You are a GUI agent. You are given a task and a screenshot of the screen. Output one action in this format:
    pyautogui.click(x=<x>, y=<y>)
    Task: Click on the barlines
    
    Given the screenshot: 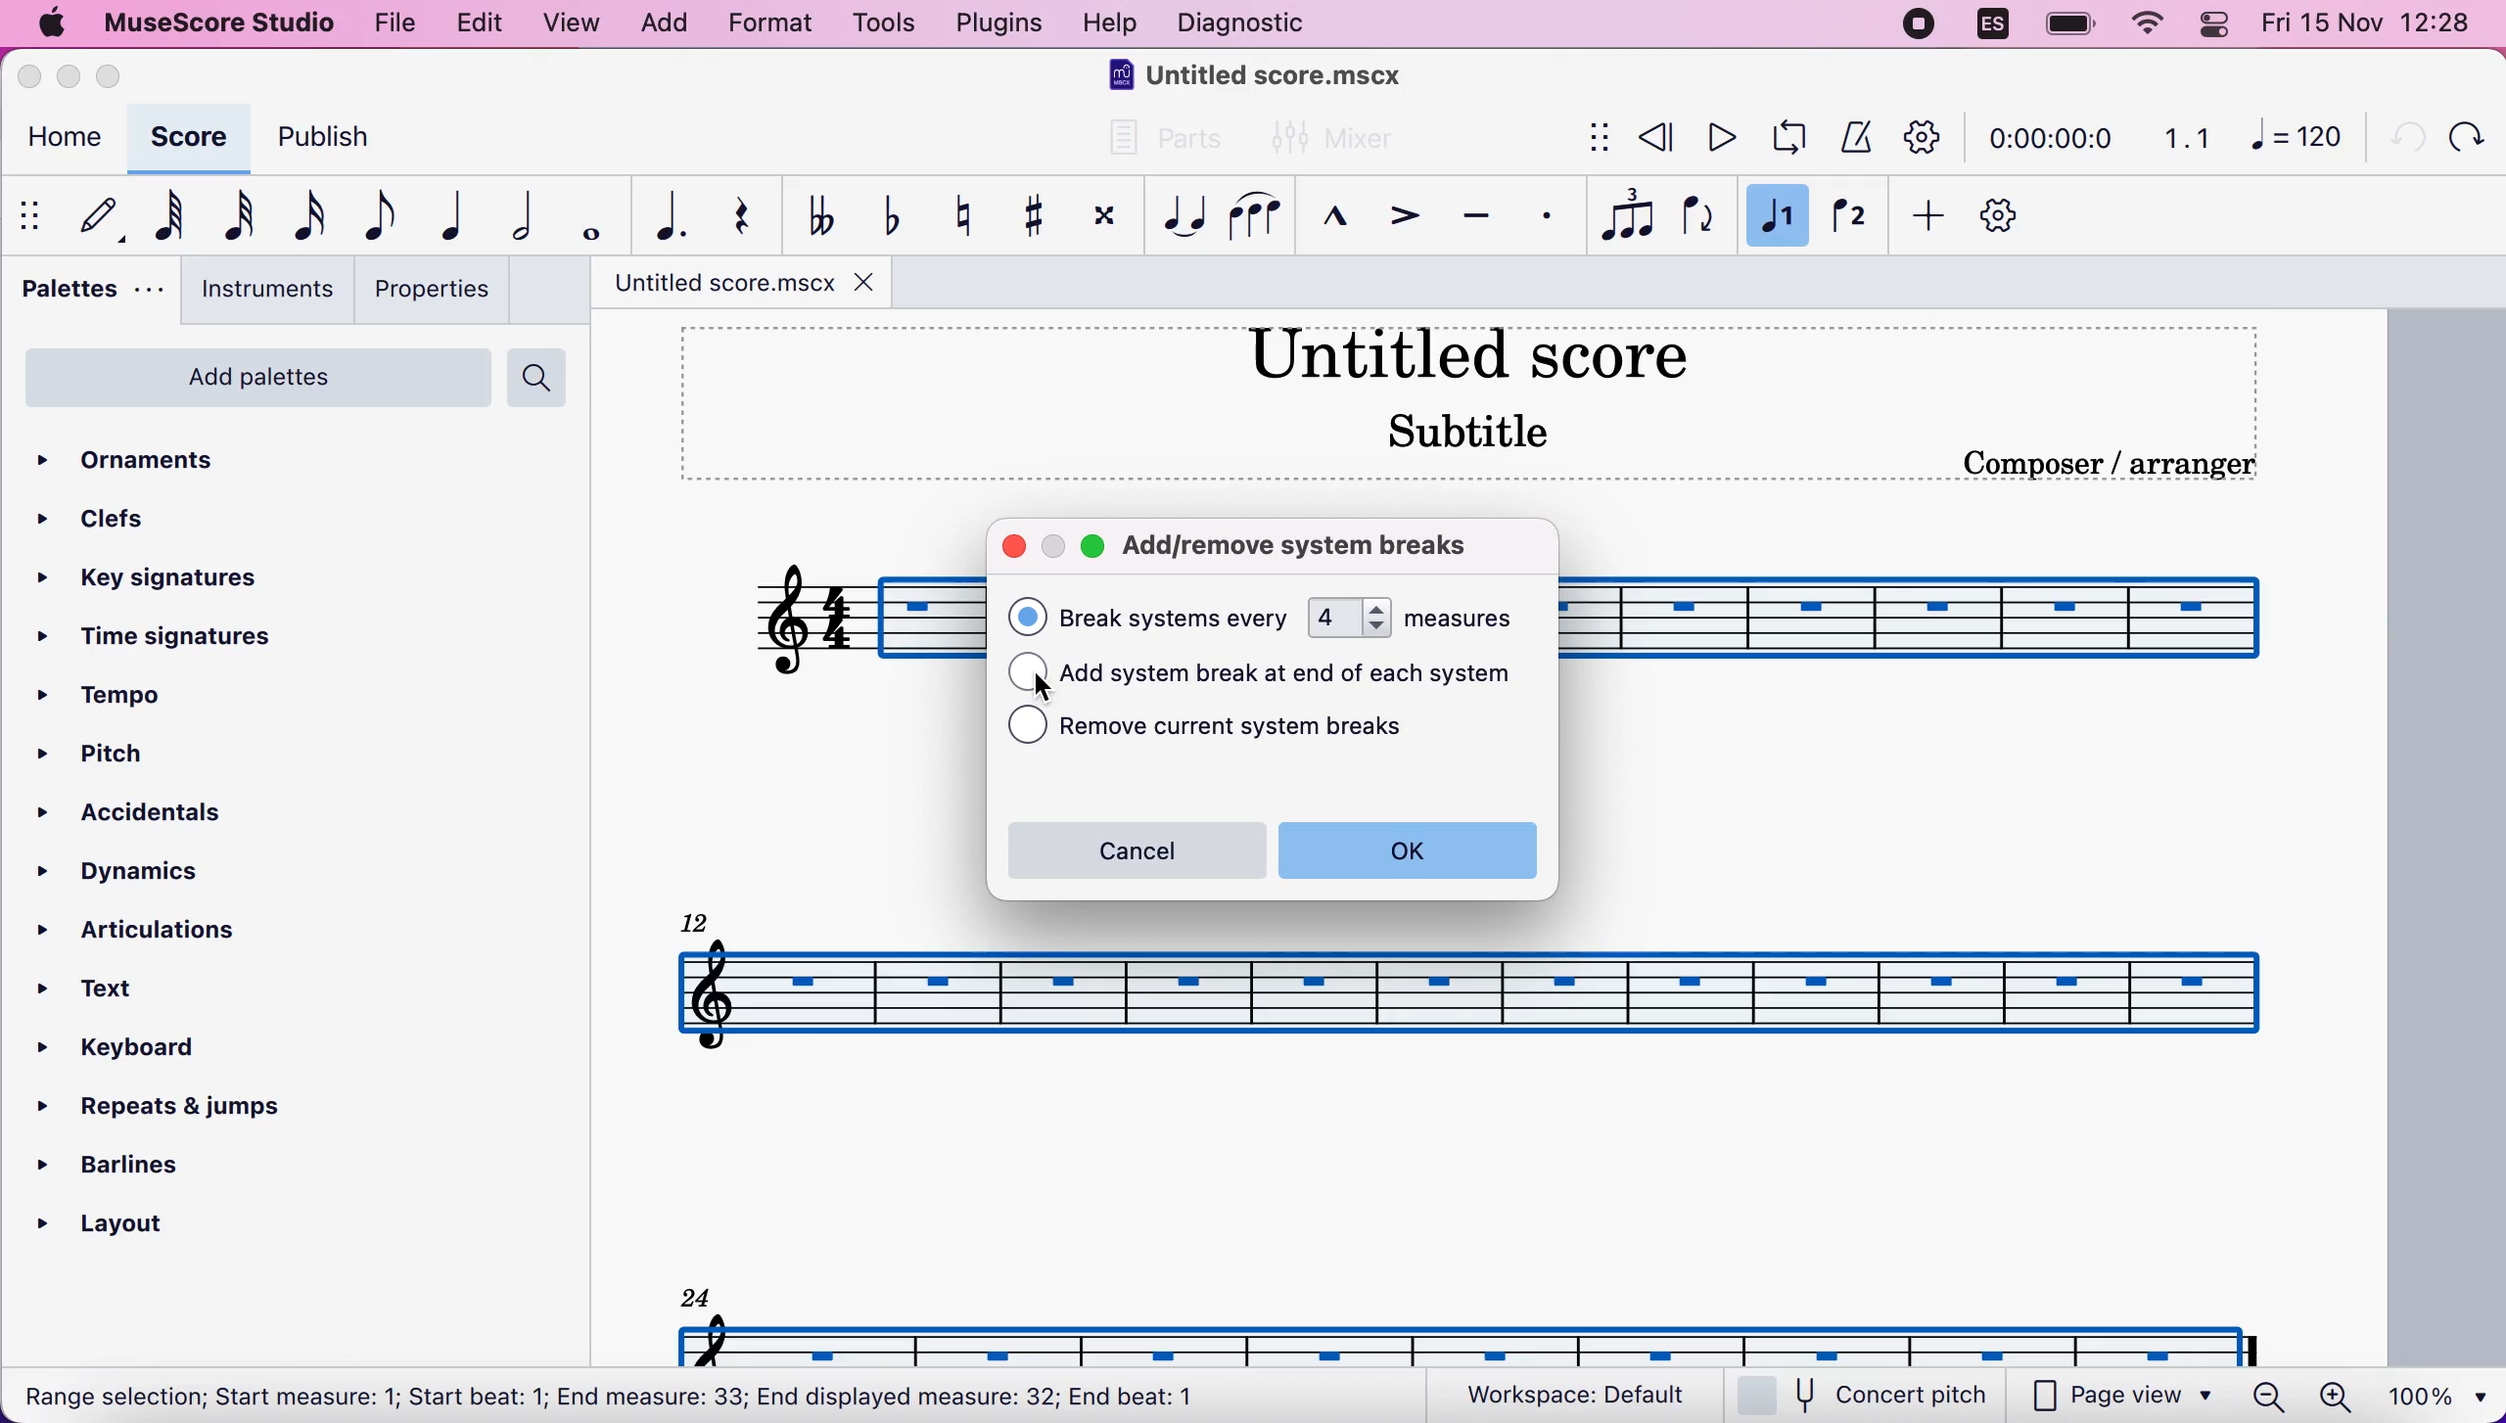 What is the action you would take?
    pyautogui.click(x=162, y=1158)
    